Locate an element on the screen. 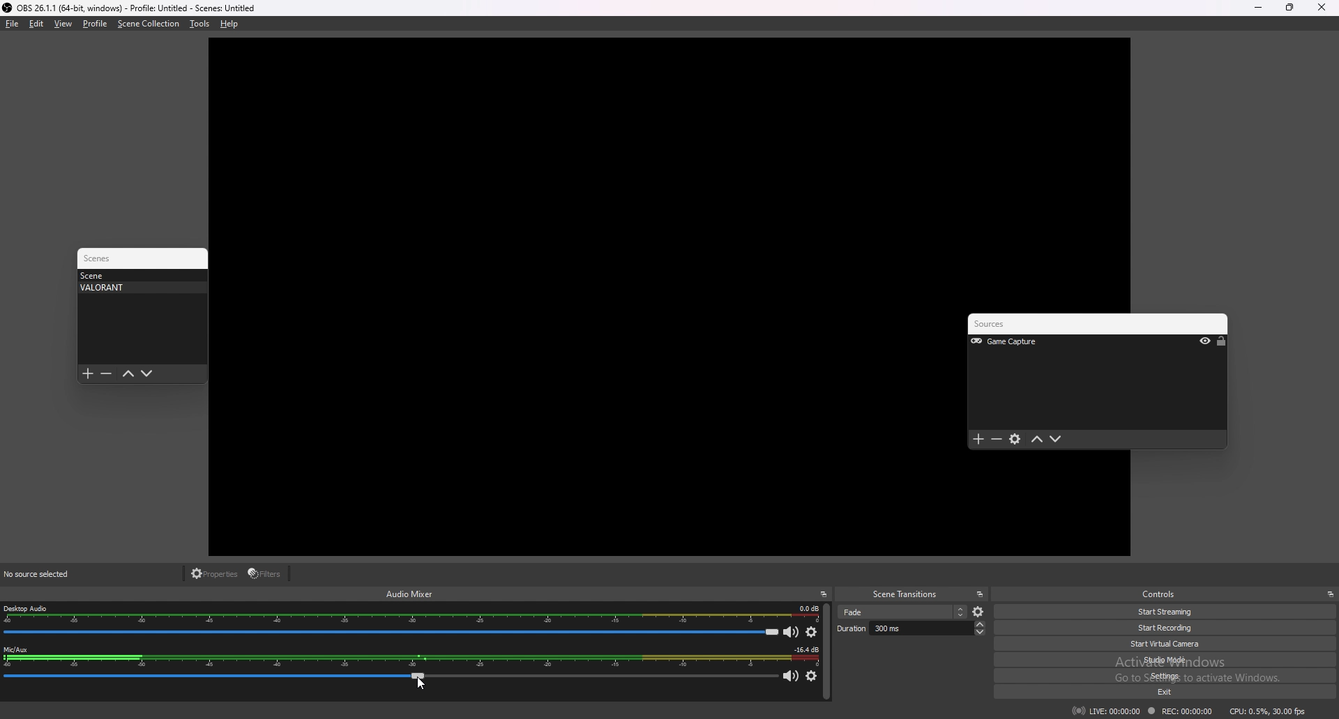 This screenshot has height=719, width=1339. desktop audio bar is located at coordinates (391, 632).